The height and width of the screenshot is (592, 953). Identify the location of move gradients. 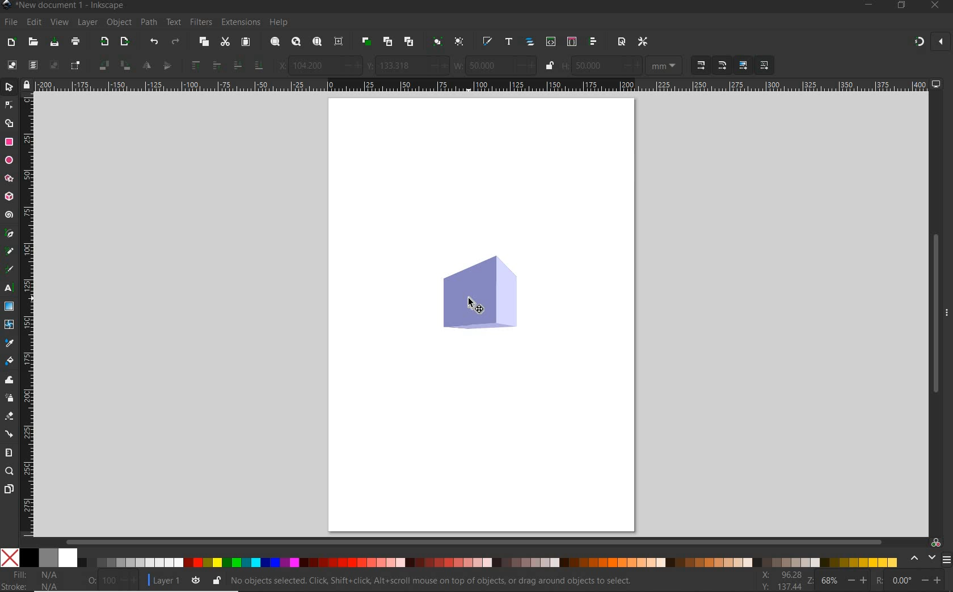
(744, 65).